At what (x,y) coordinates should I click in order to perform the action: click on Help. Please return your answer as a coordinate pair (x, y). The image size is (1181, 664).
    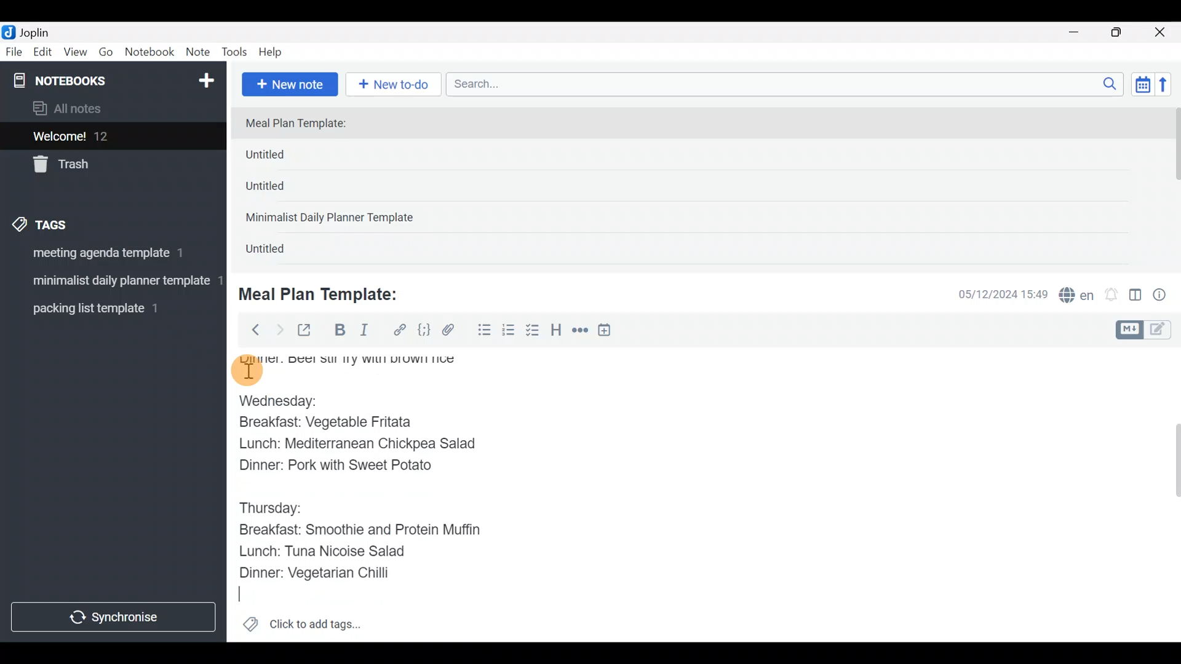
    Looking at the image, I should click on (275, 50).